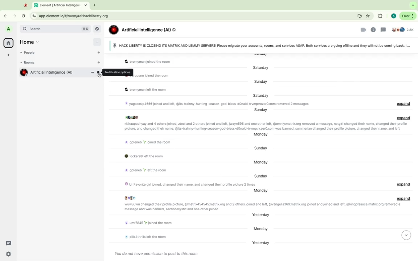  I want to click on Day, so click(260, 229).